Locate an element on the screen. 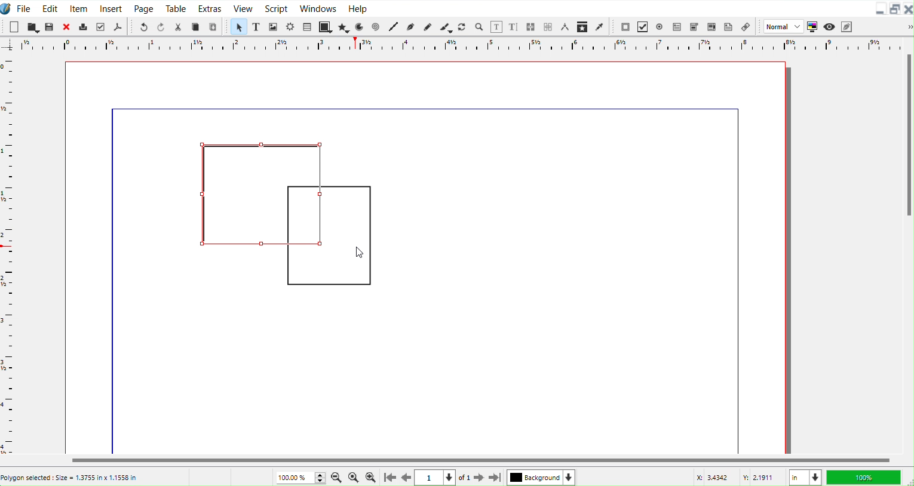 This screenshot has height=486, width=914. Zoom In is located at coordinates (372, 478).